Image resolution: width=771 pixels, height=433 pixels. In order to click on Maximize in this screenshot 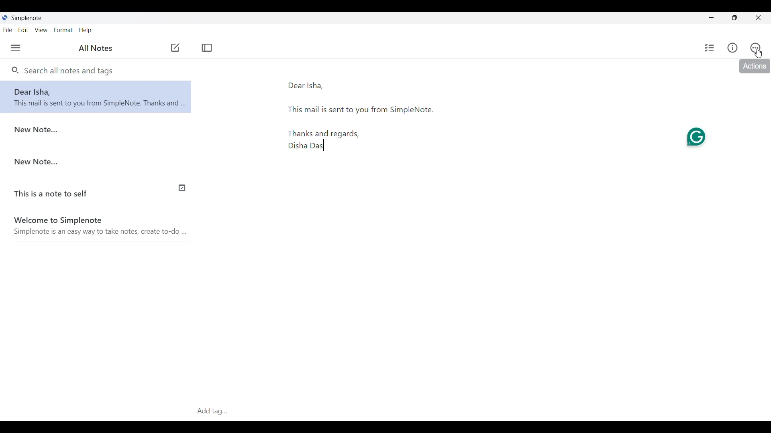, I will do `click(734, 18)`.